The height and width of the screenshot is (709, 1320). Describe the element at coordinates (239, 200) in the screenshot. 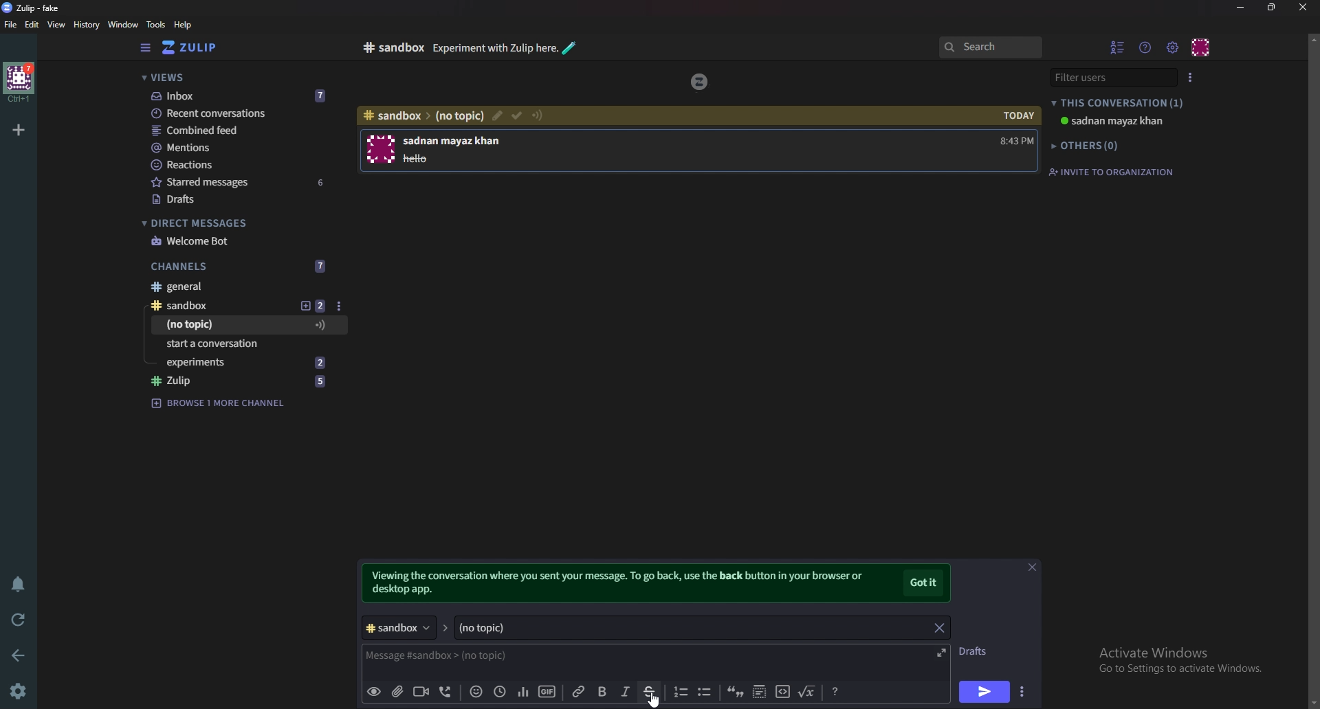

I see `Drafts` at that location.